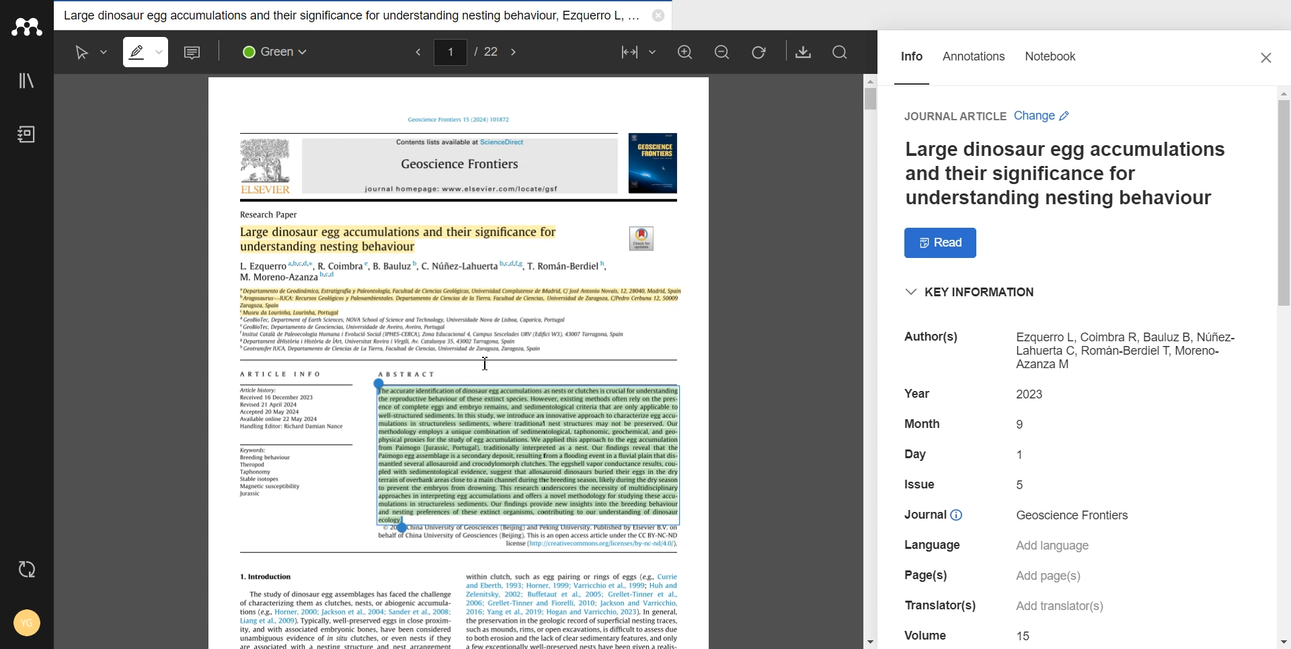  What do you see at coordinates (654, 163) in the screenshot?
I see `image` at bounding box center [654, 163].